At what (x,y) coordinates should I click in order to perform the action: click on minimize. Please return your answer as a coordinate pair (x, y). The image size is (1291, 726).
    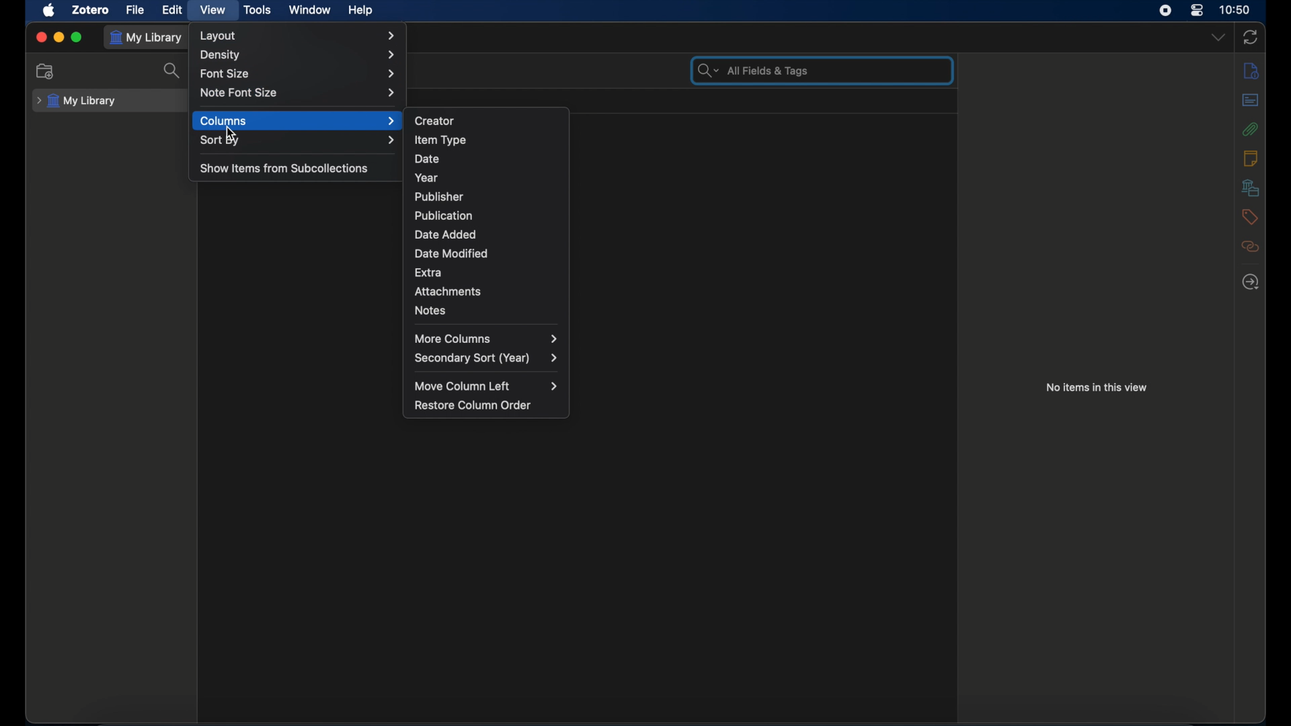
    Looking at the image, I should click on (58, 37).